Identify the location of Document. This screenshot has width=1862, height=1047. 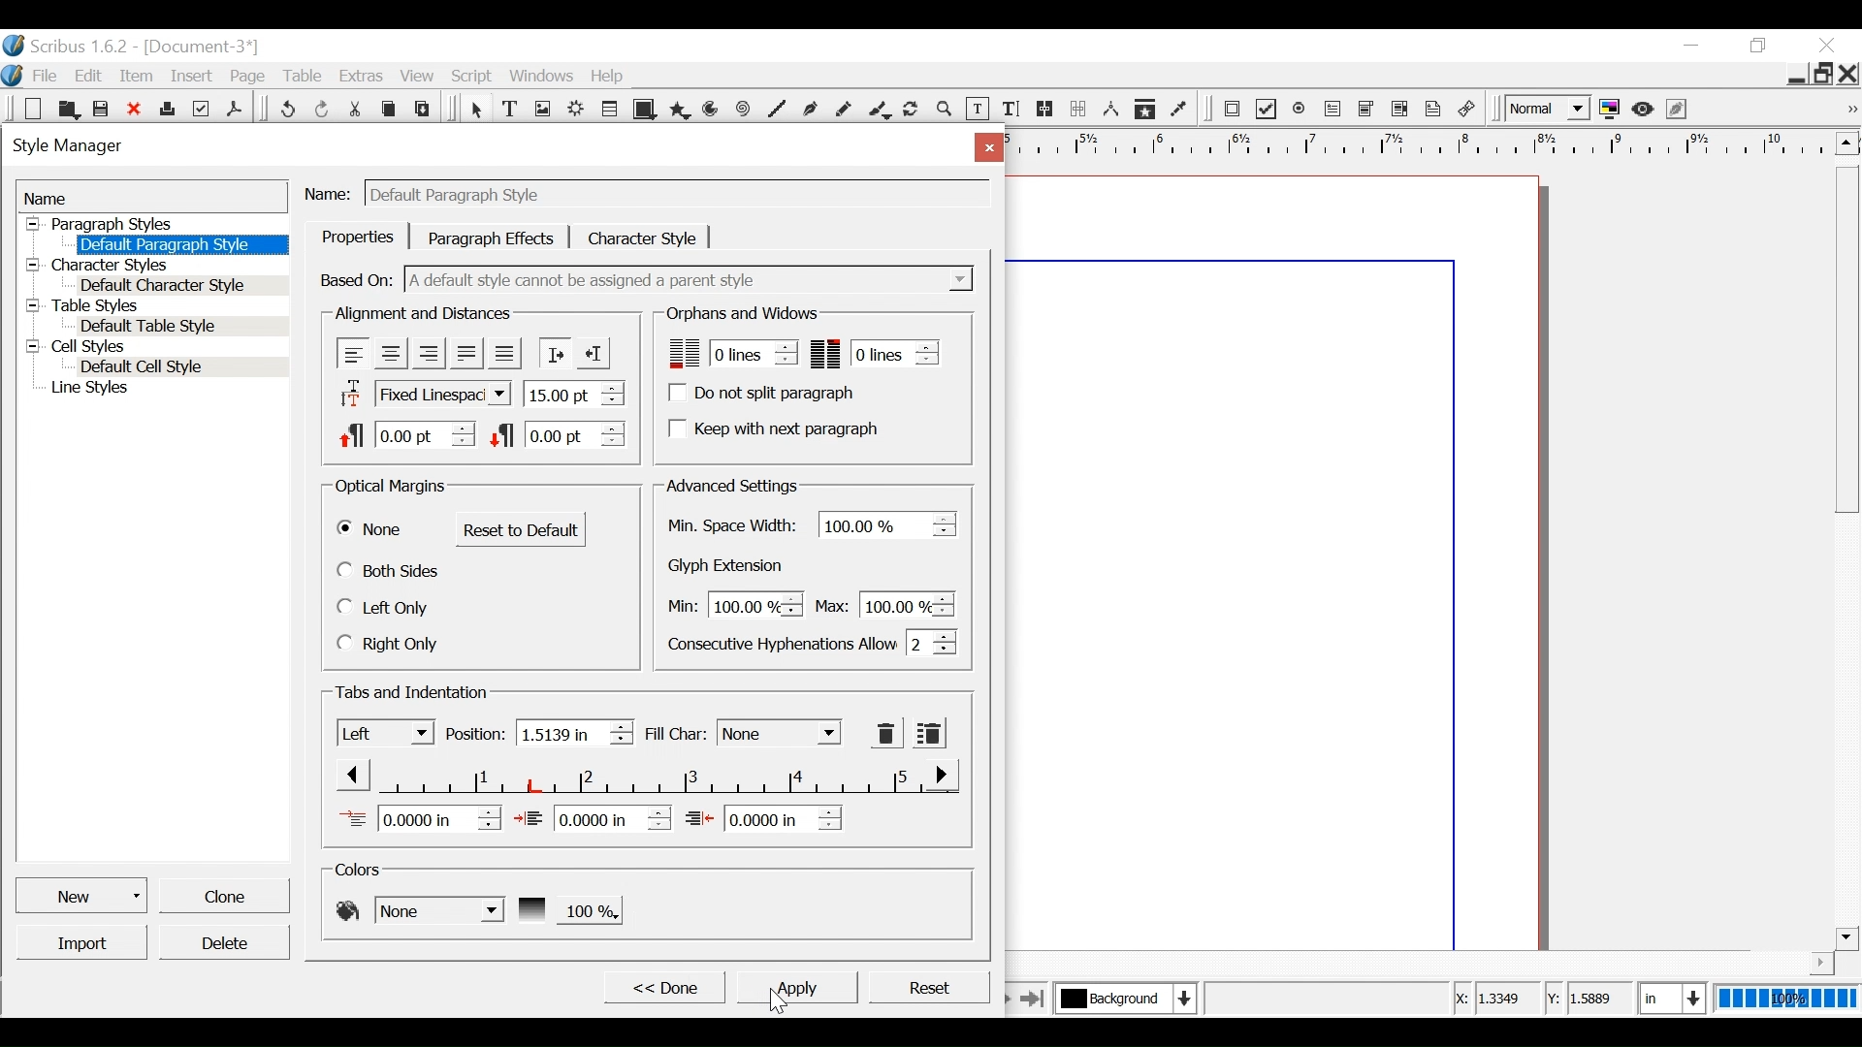
(199, 47).